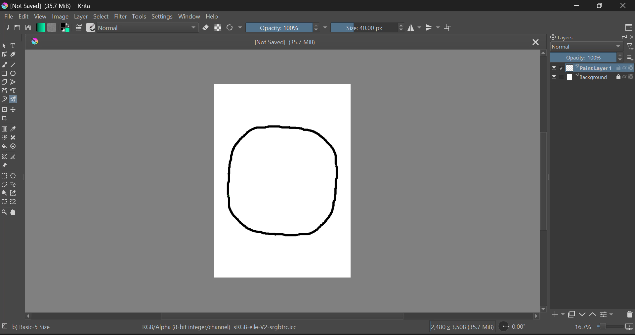 The width and height of the screenshot is (635, 335). What do you see at coordinates (276, 316) in the screenshot?
I see `Scroll Bar` at bounding box center [276, 316].